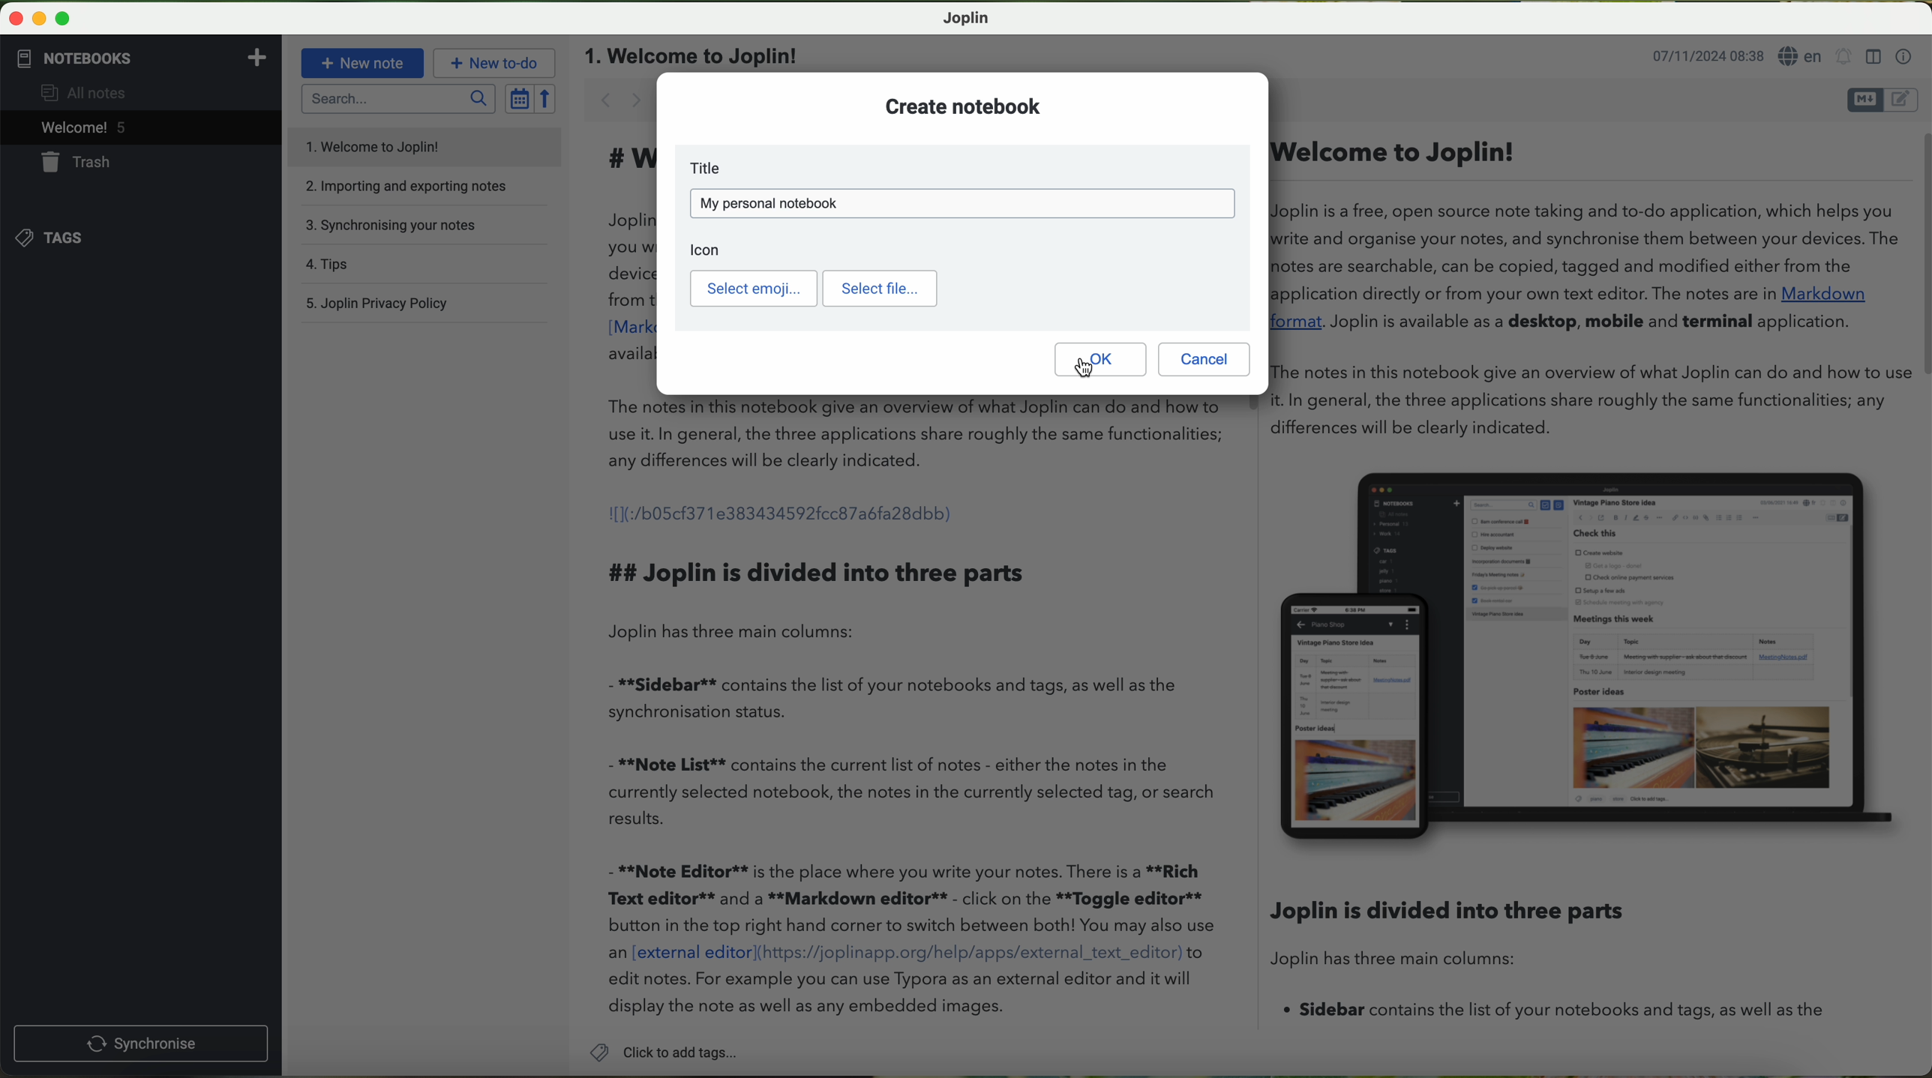 The height and width of the screenshot is (1078, 1932). I want to click on language, so click(1800, 58).